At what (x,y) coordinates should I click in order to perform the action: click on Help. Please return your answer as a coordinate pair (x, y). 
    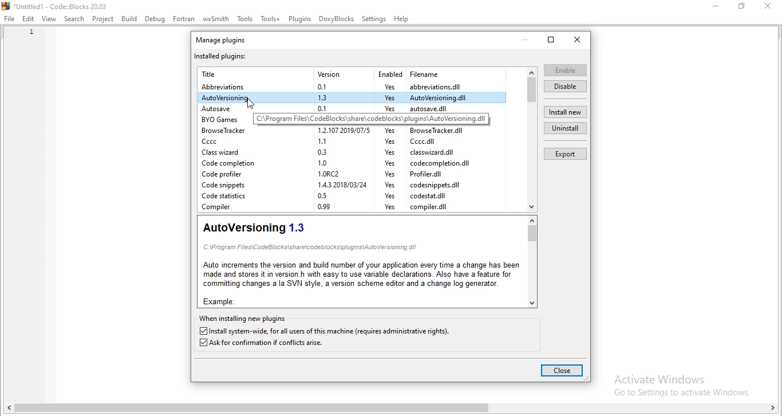
    Looking at the image, I should click on (402, 18).